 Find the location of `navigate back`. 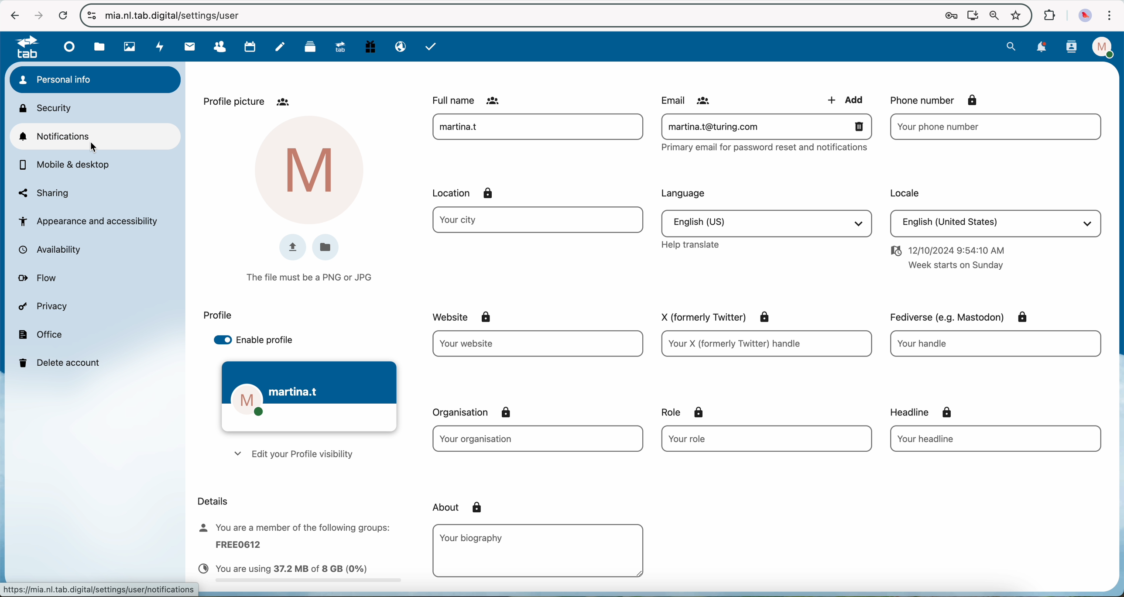

navigate back is located at coordinates (13, 15).